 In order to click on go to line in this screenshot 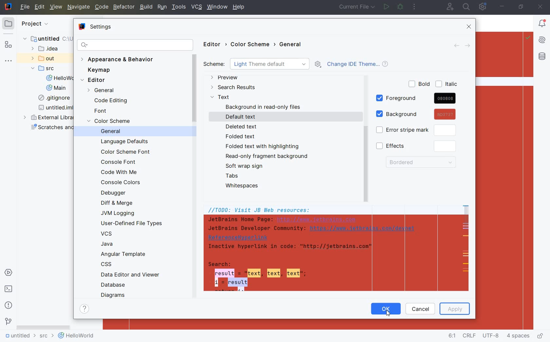, I will do `click(451, 336)`.